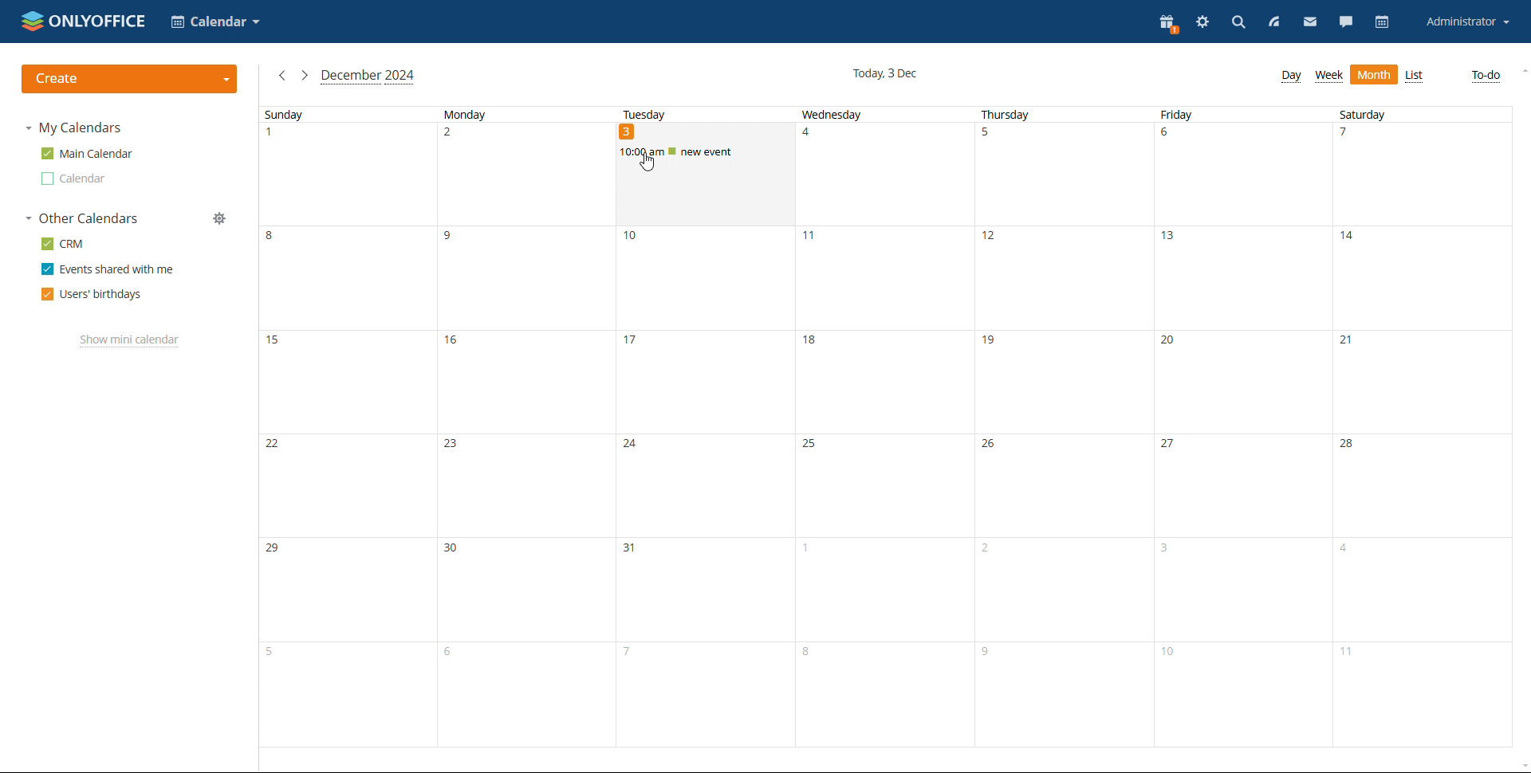 Image resolution: width=1531 pixels, height=773 pixels. What do you see at coordinates (348, 485) in the screenshot?
I see `22` at bounding box center [348, 485].